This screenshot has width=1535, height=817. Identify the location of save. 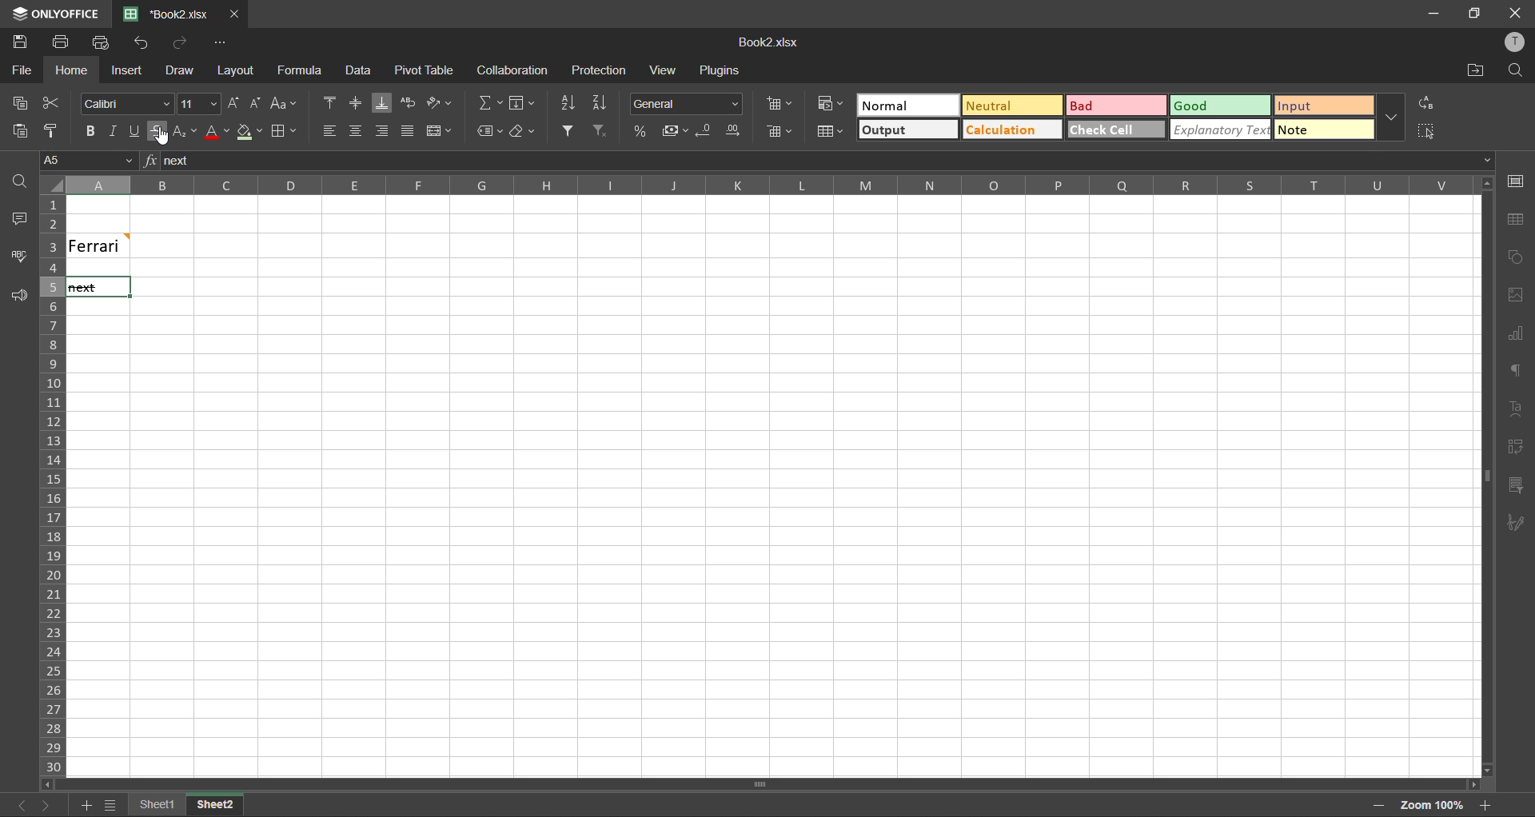
(19, 42).